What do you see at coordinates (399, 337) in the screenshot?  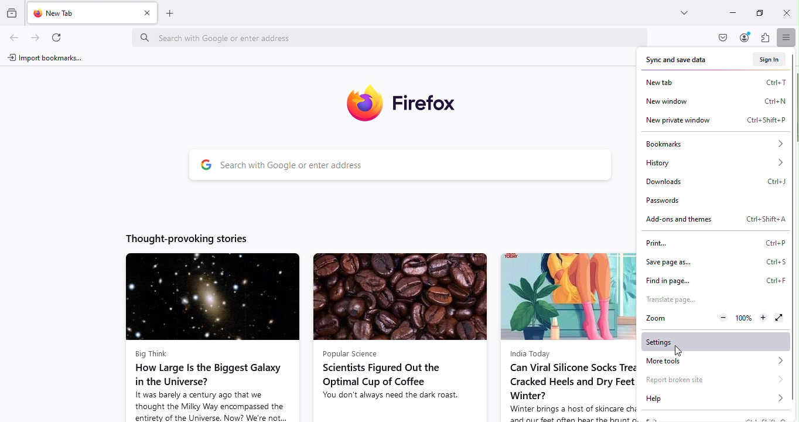 I see `news article by popular science` at bounding box center [399, 337].